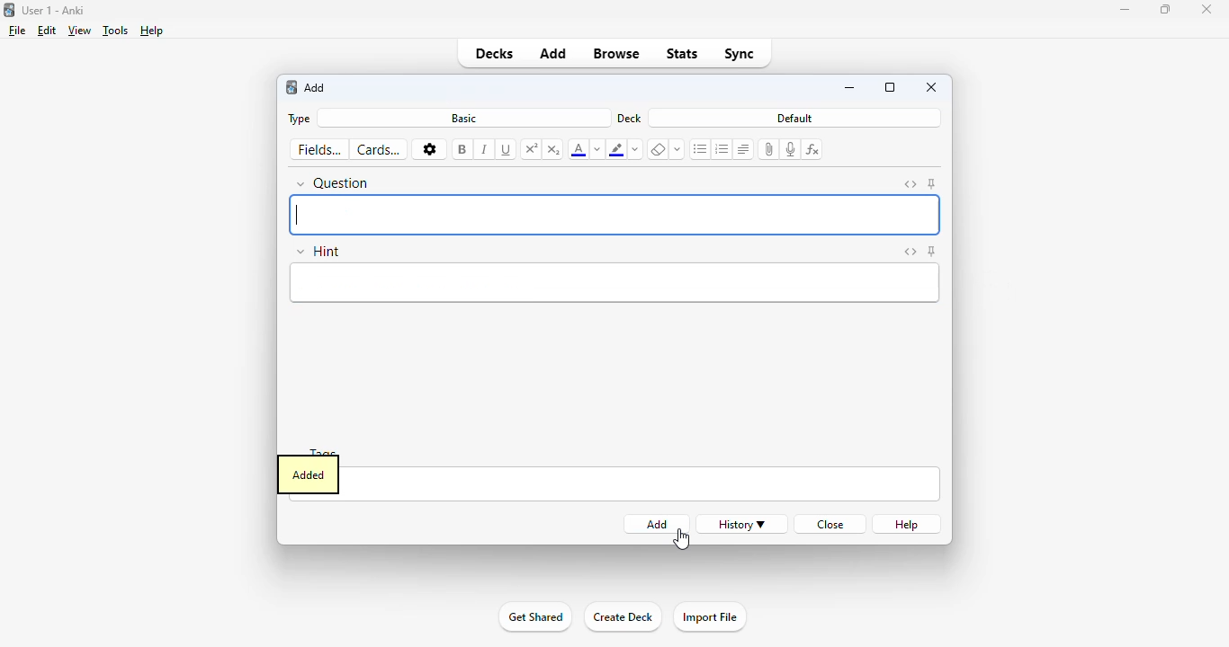 This screenshot has width=1229, height=647. Describe the element at coordinates (1207, 12) in the screenshot. I see `Close` at that location.